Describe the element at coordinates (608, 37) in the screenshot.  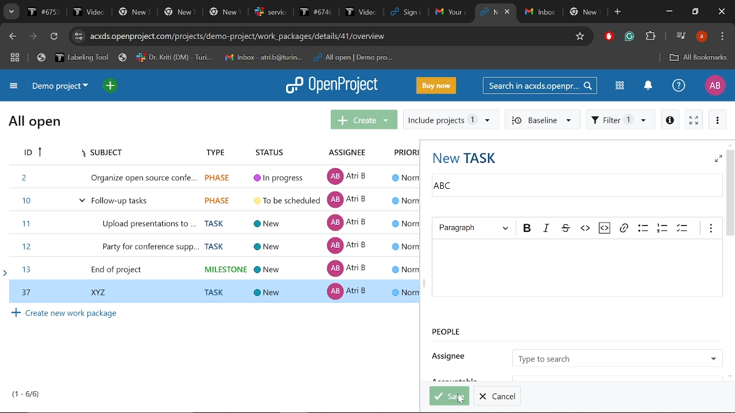
I see `Add block` at that location.